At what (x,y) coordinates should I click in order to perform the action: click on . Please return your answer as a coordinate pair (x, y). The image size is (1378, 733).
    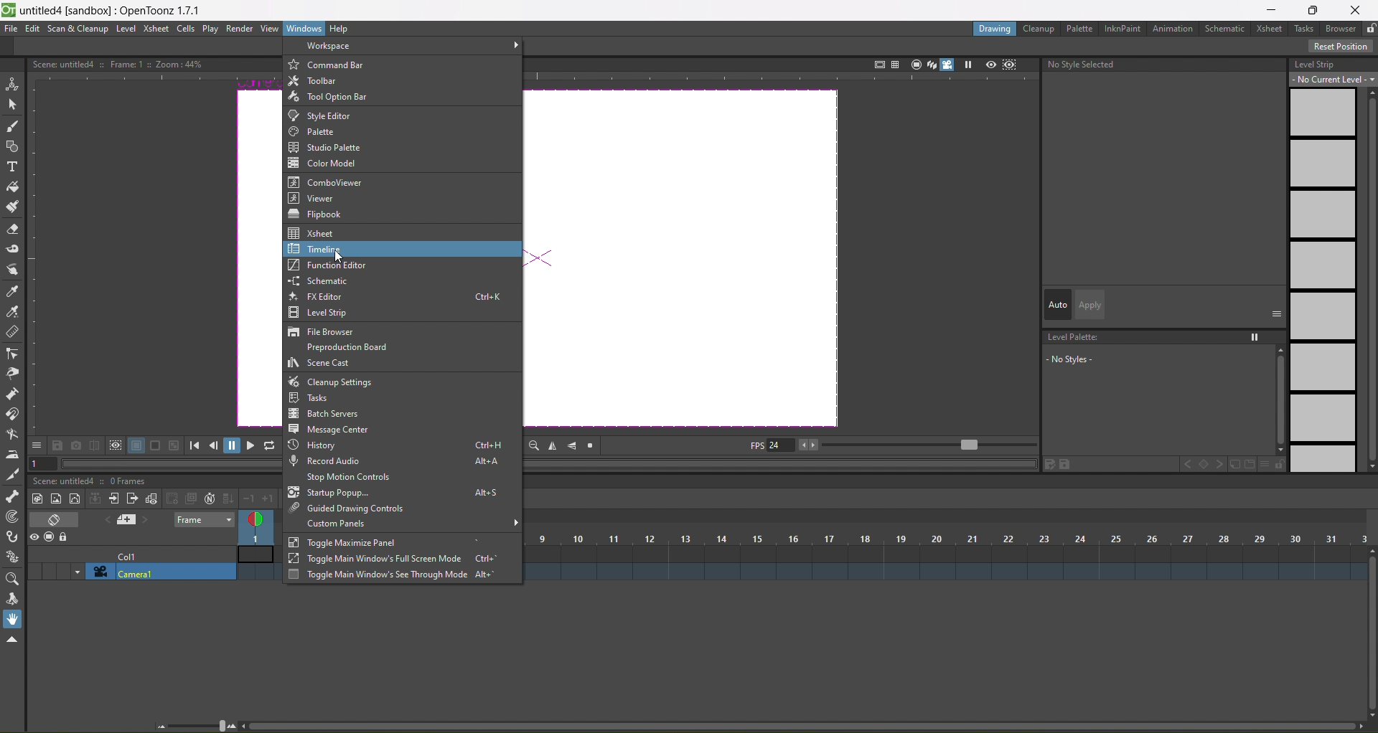
    Looking at the image, I should click on (13, 599).